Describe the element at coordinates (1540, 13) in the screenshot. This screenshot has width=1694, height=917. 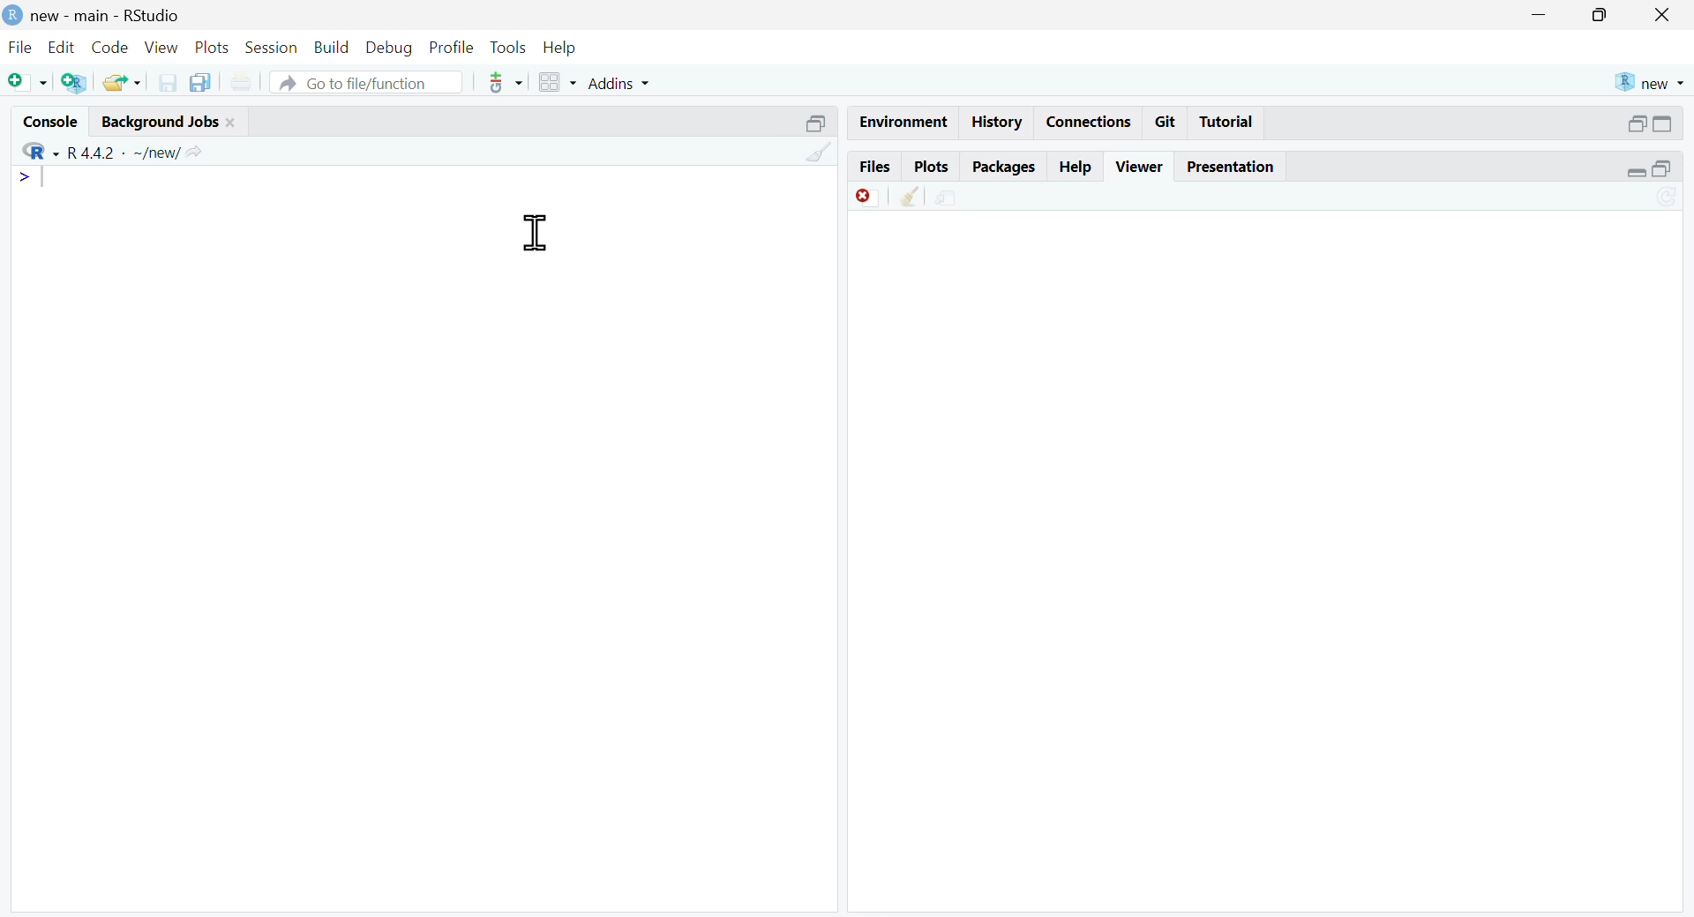
I see `minimise` at that location.